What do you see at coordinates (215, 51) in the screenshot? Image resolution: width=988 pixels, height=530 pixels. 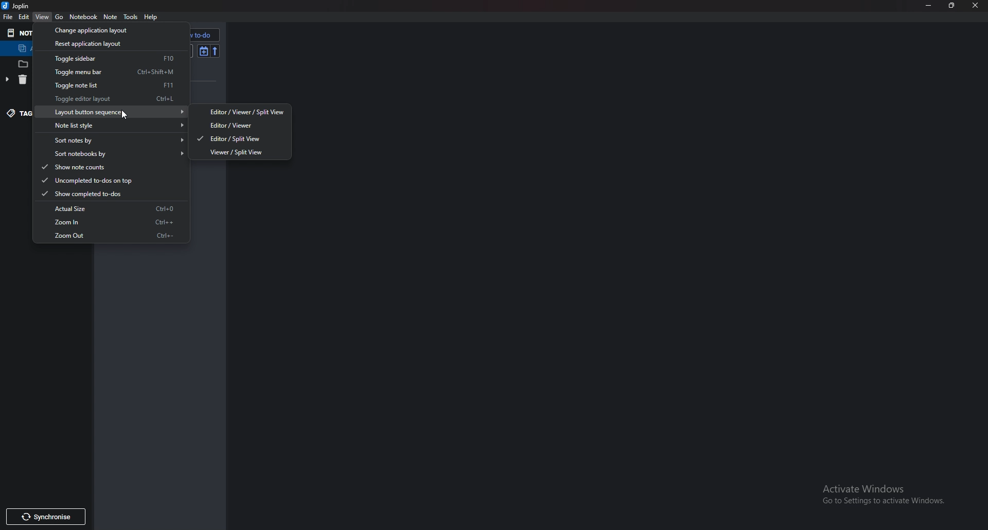 I see `reverse sort order` at bounding box center [215, 51].